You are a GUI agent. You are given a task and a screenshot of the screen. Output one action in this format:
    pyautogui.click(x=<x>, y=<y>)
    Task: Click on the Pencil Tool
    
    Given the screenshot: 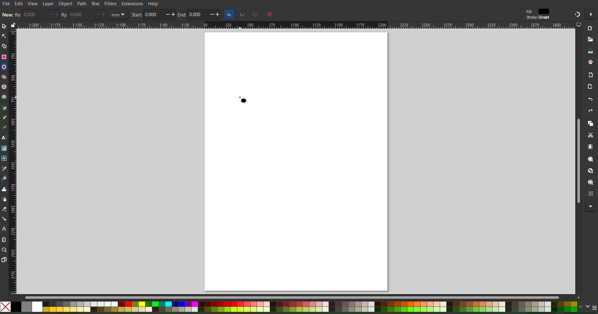 What is the action you would take?
    pyautogui.click(x=4, y=118)
    